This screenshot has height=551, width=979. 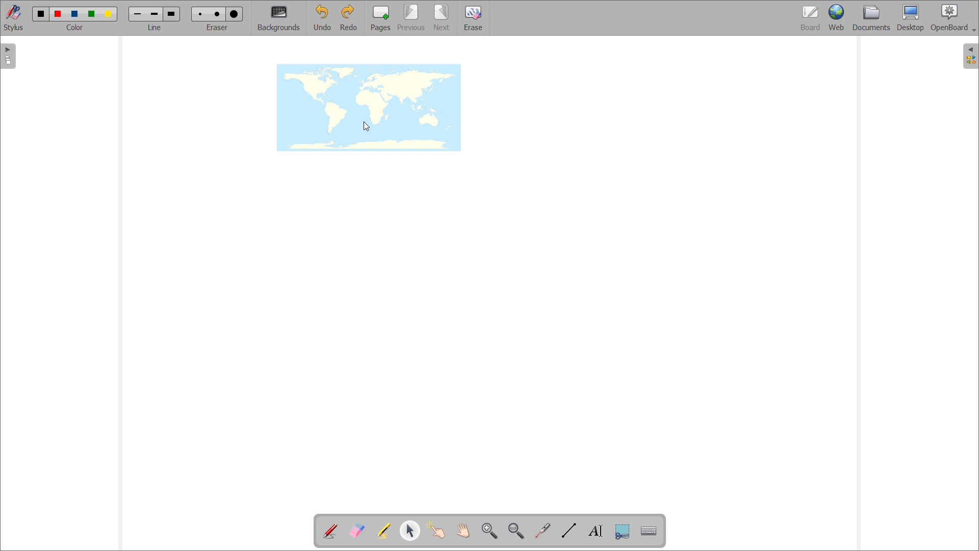 What do you see at coordinates (411, 18) in the screenshot?
I see `previous page` at bounding box center [411, 18].